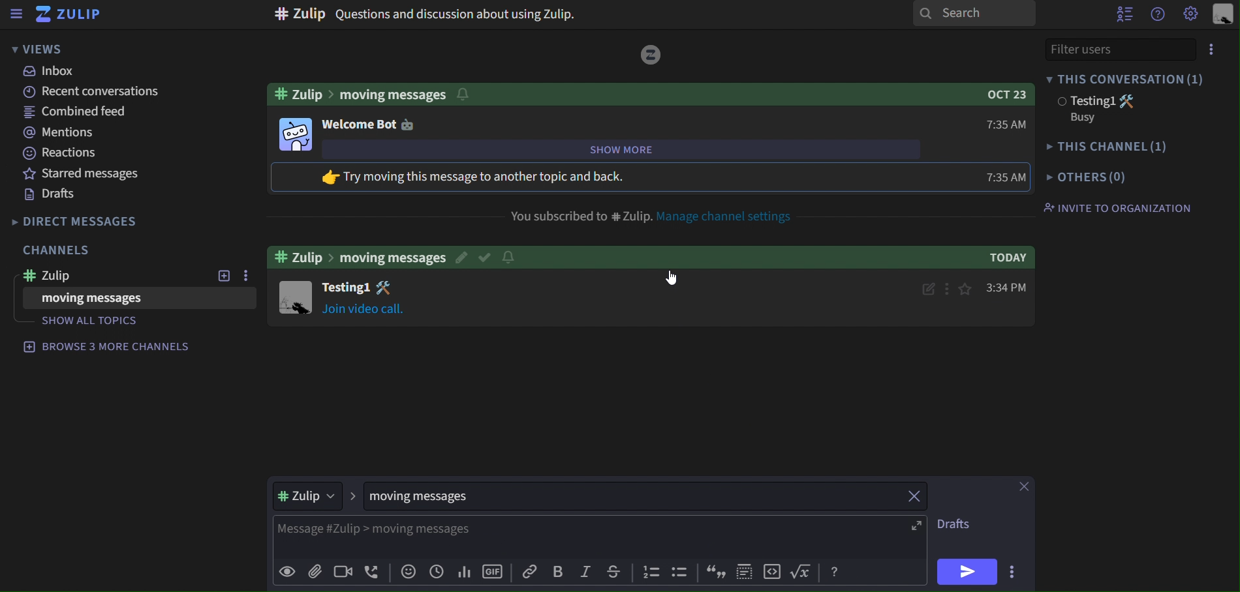 Image resolution: width=1240 pixels, height=592 pixels. I want to click on icon, so click(649, 574).